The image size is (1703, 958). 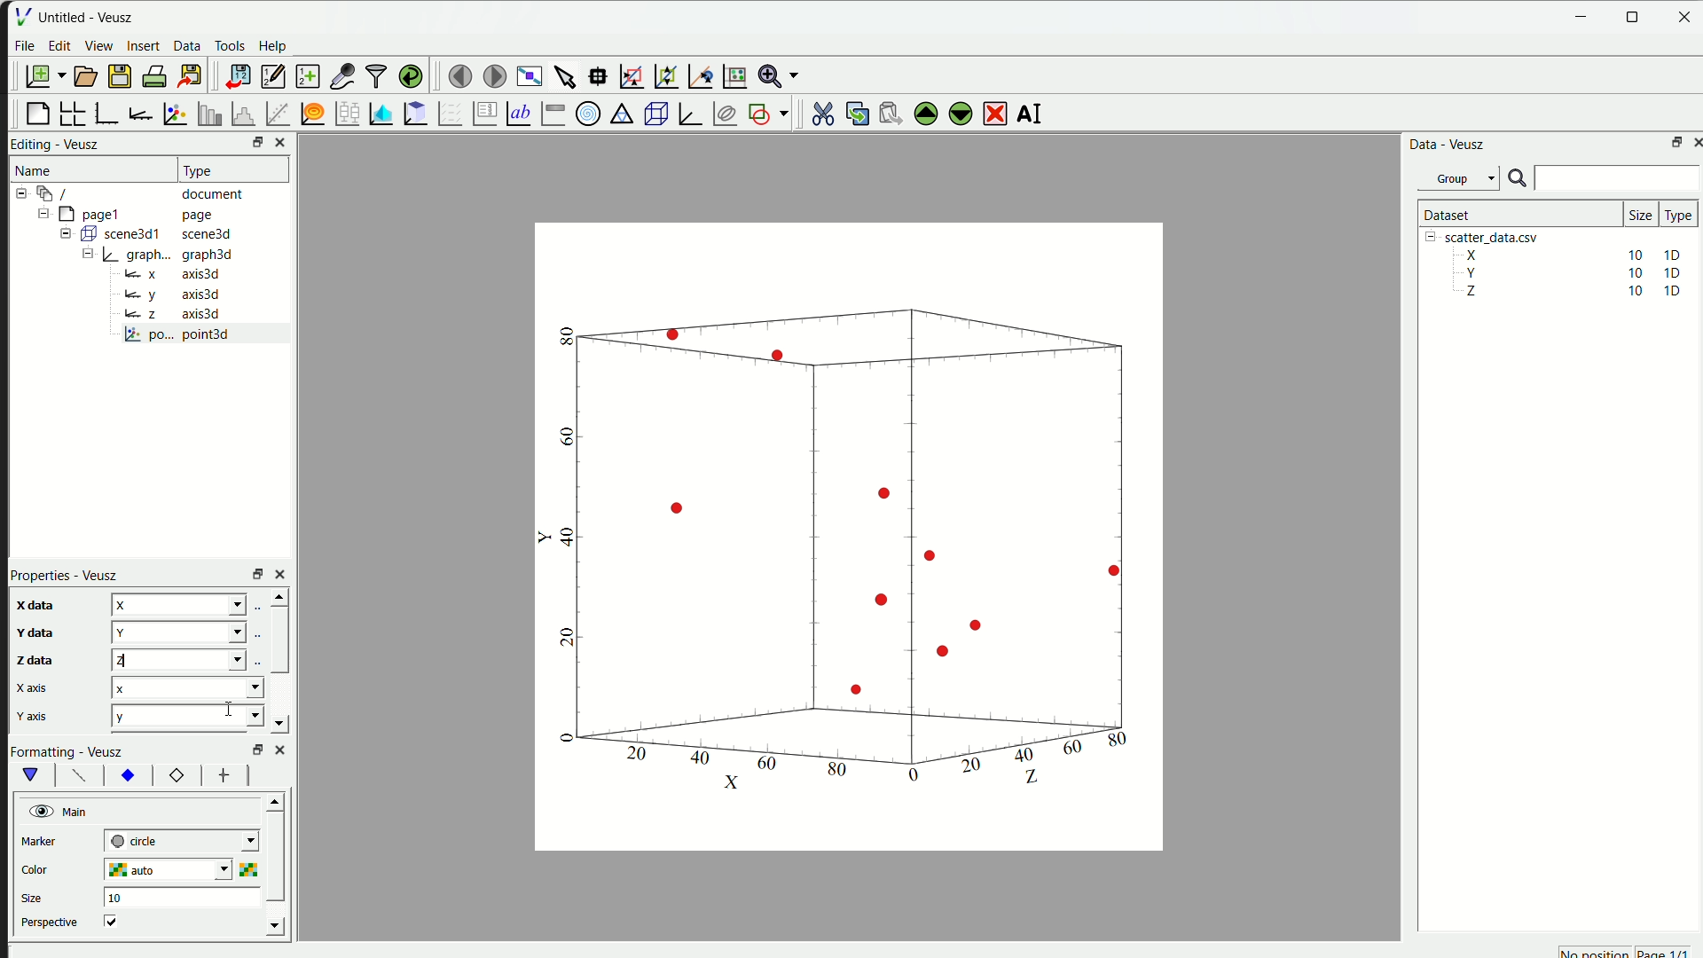 What do you see at coordinates (283, 725) in the screenshot?
I see `down` at bounding box center [283, 725].